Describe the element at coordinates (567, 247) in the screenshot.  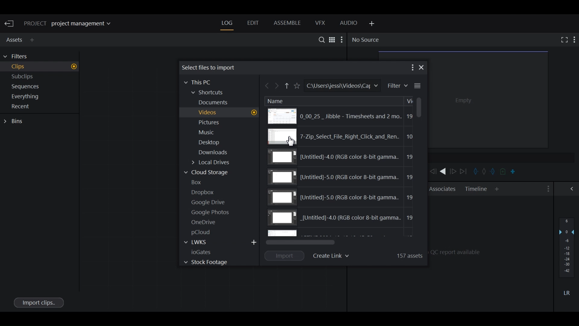
I see `Audio output levels` at that location.